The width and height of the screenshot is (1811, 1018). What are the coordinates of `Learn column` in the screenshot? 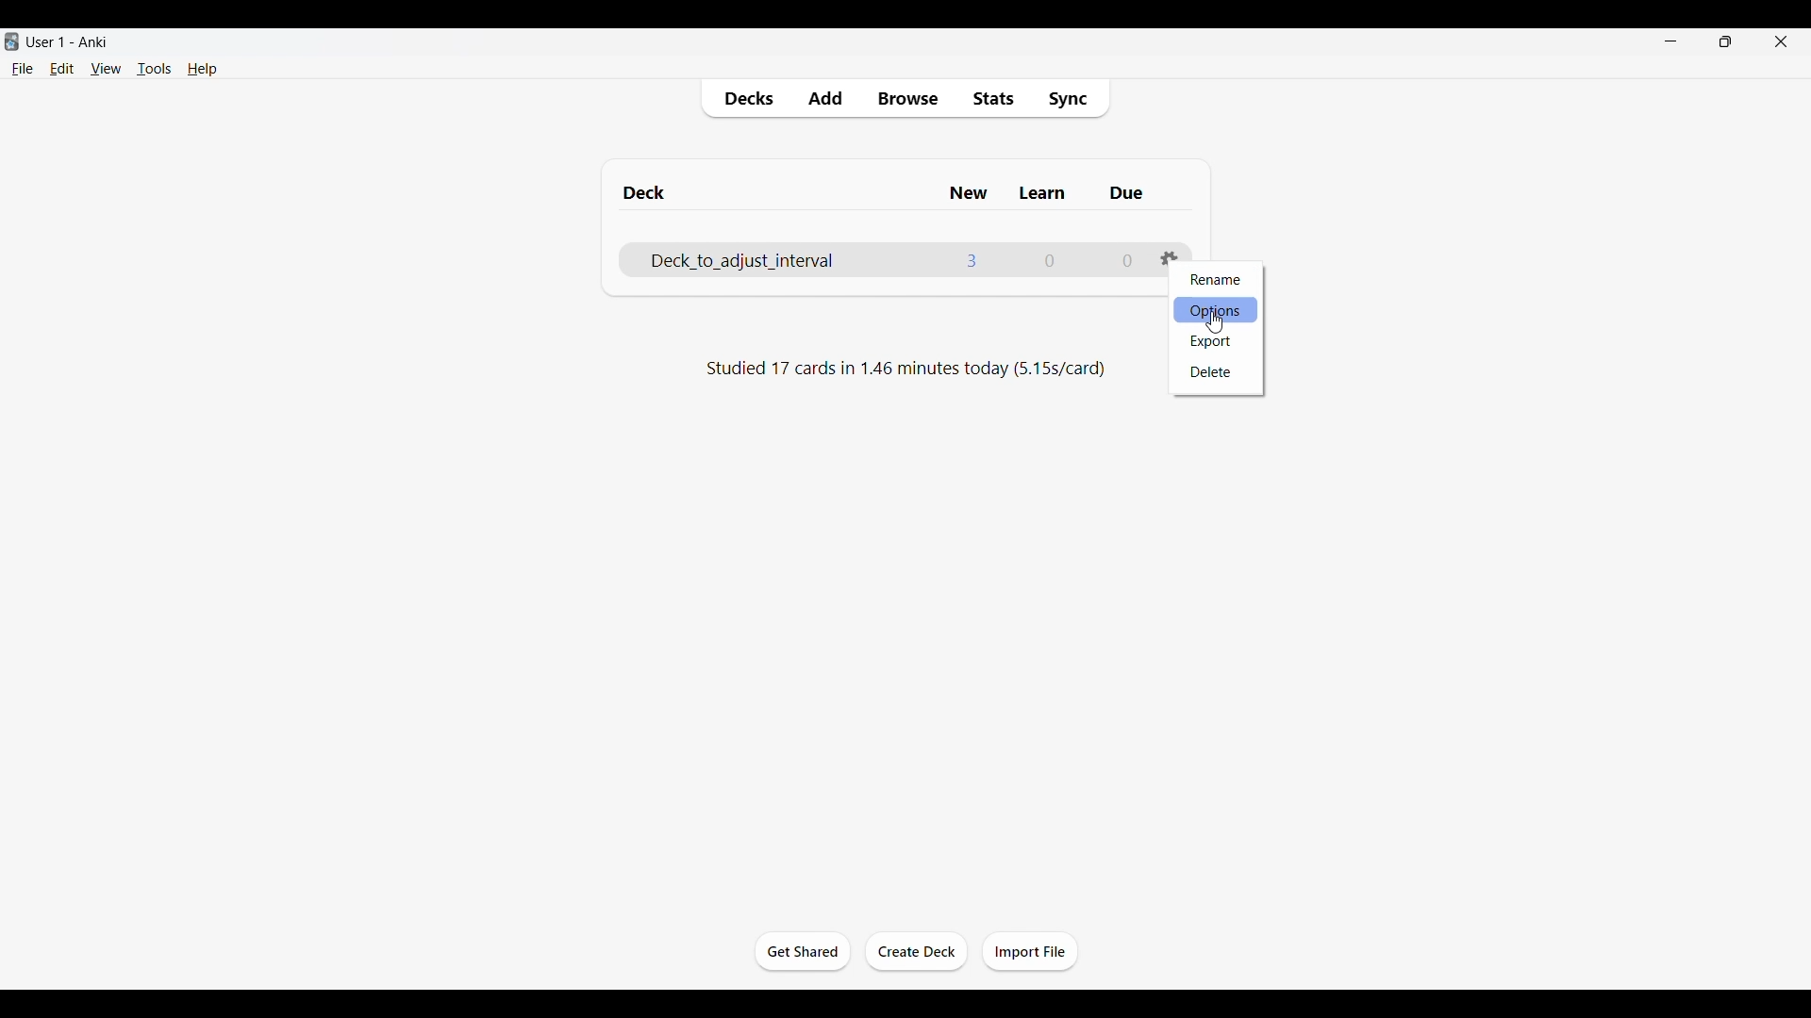 It's located at (1042, 195).